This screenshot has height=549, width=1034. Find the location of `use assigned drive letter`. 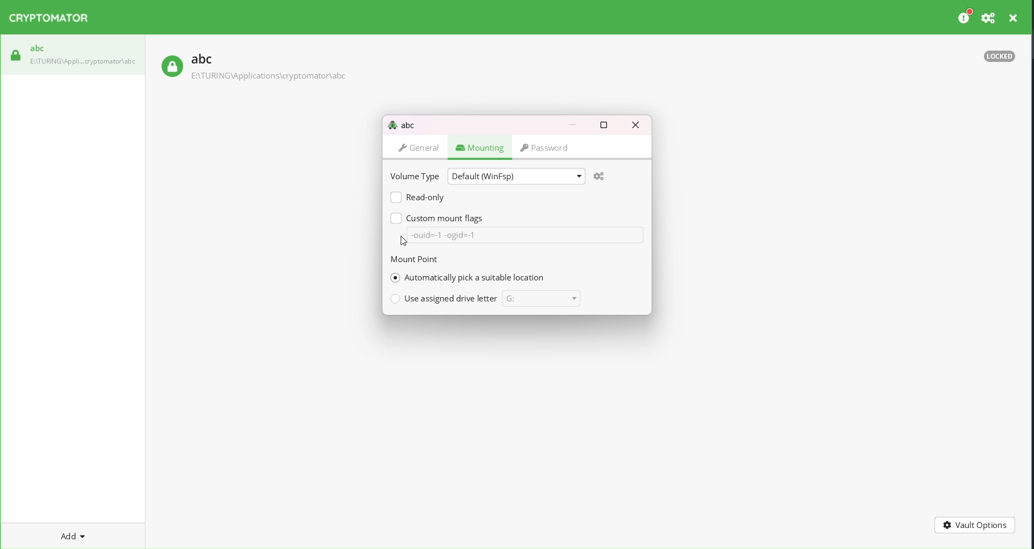

use assigned drive letter is located at coordinates (445, 298).